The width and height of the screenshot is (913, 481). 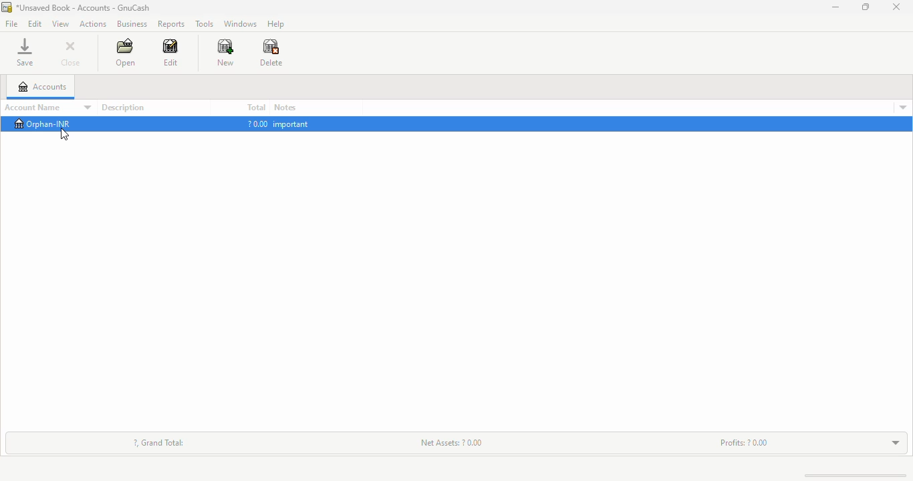 I want to click on reports, so click(x=171, y=25).